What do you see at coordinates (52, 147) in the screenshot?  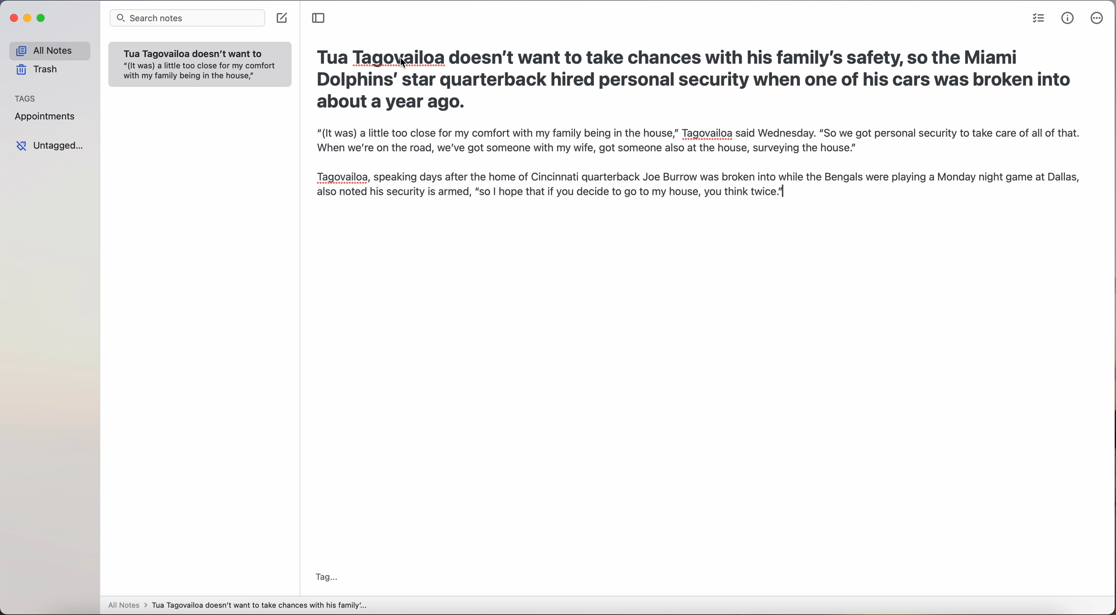 I see `untagged` at bounding box center [52, 147].